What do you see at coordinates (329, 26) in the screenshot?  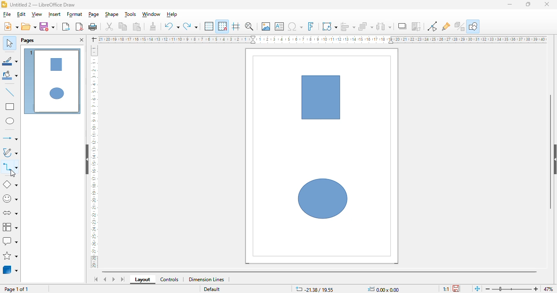 I see `transformations` at bounding box center [329, 26].